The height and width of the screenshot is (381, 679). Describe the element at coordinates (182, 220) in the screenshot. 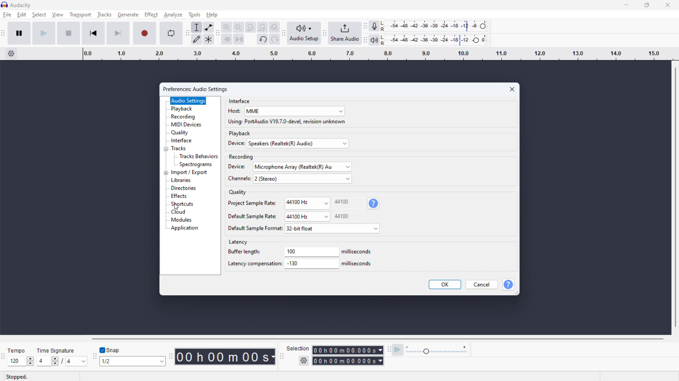

I see `modules` at that location.